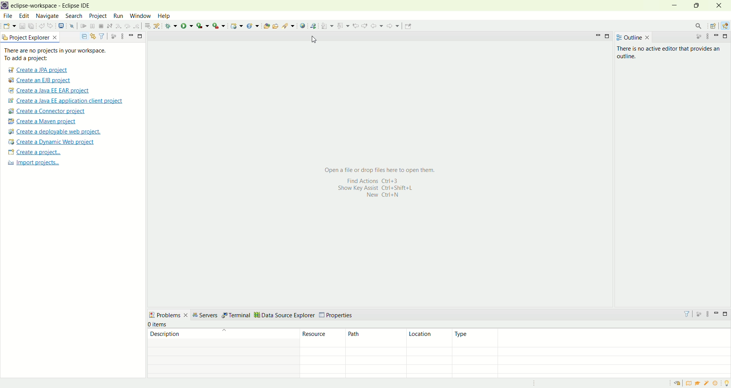  What do you see at coordinates (726, 36) in the screenshot?
I see `maximize` at bounding box center [726, 36].